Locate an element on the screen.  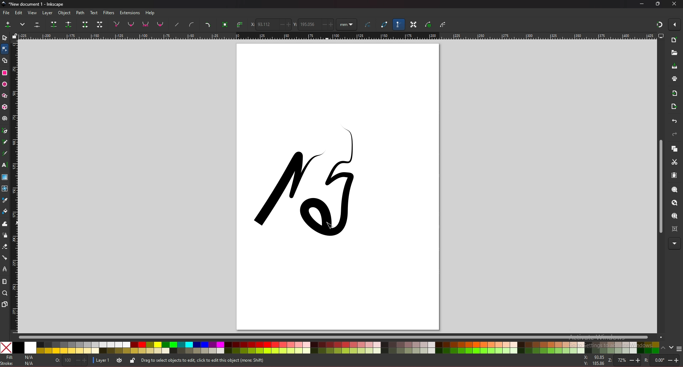
save is located at coordinates (674, 66).